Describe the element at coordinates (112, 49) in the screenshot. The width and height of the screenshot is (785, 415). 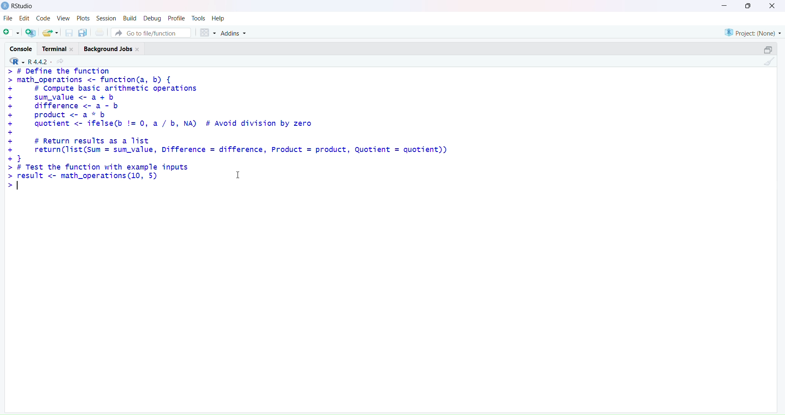
I see `Background Jobs` at that location.